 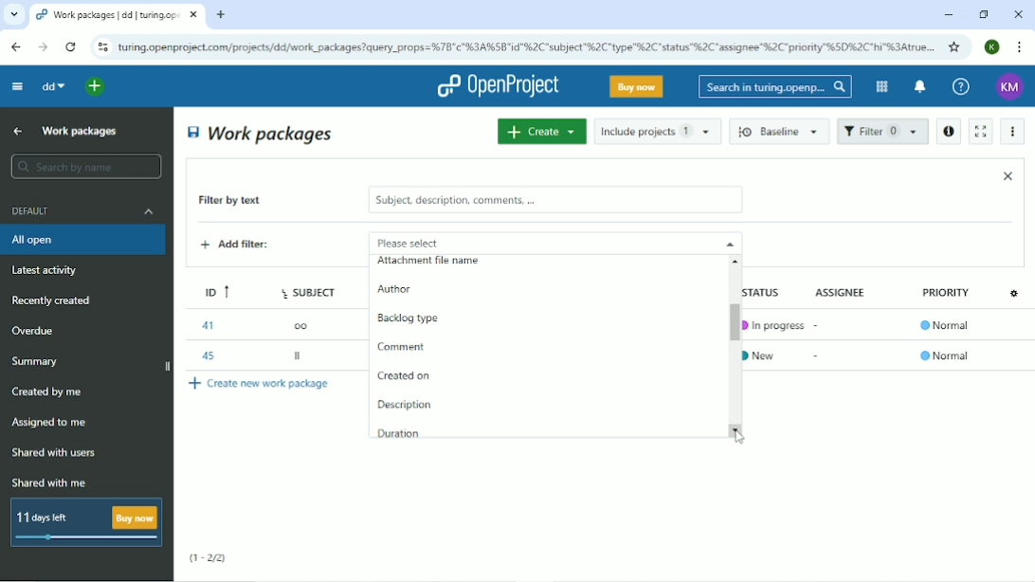 What do you see at coordinates (84, 522) in the screenshot?
I see `11 days left buy now` at bounding box center [84, 522].